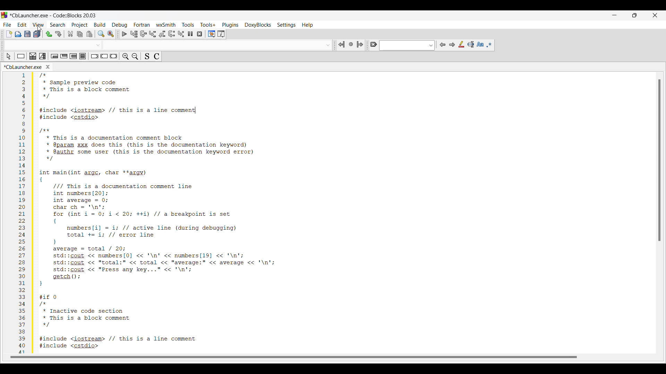  I want to click on Debug menu, so click(120, 25).